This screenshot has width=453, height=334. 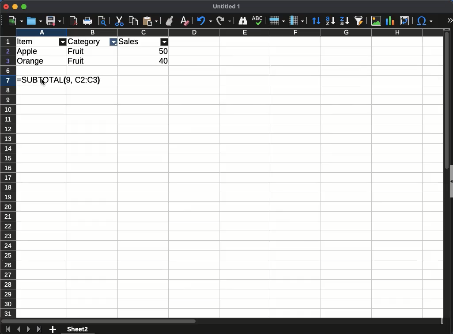 What do you see at coordinates (35, 21) in the screenshot?
I see `open` at bounding box center [35, 21].